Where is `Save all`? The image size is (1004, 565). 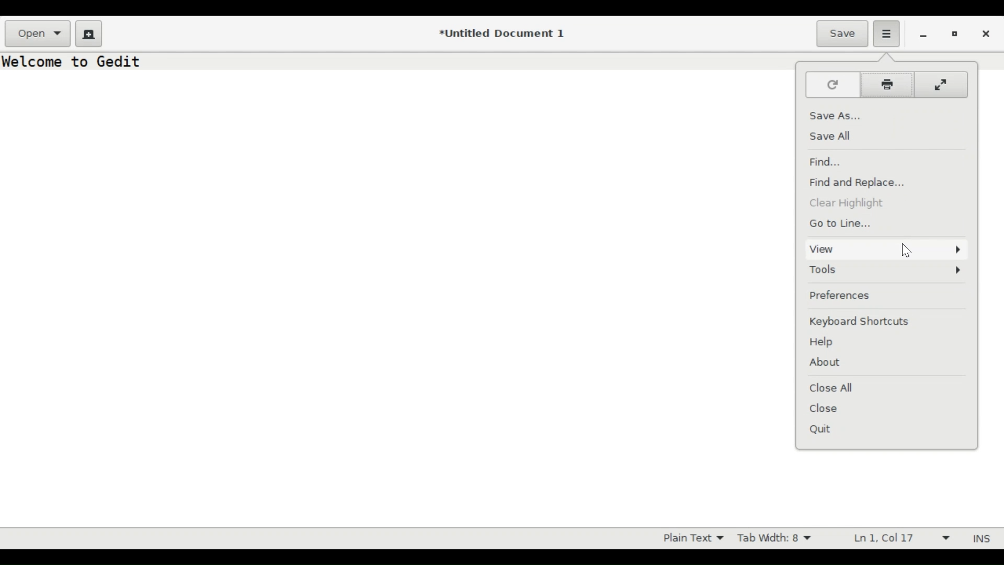
Save all is located at coordinates (834, 136).